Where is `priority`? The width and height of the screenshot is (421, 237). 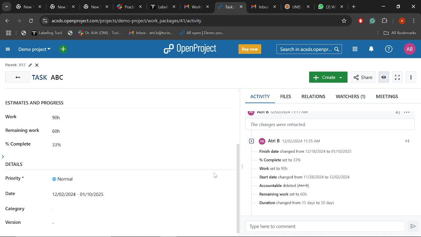
priority is located at coordinates (15, 180).